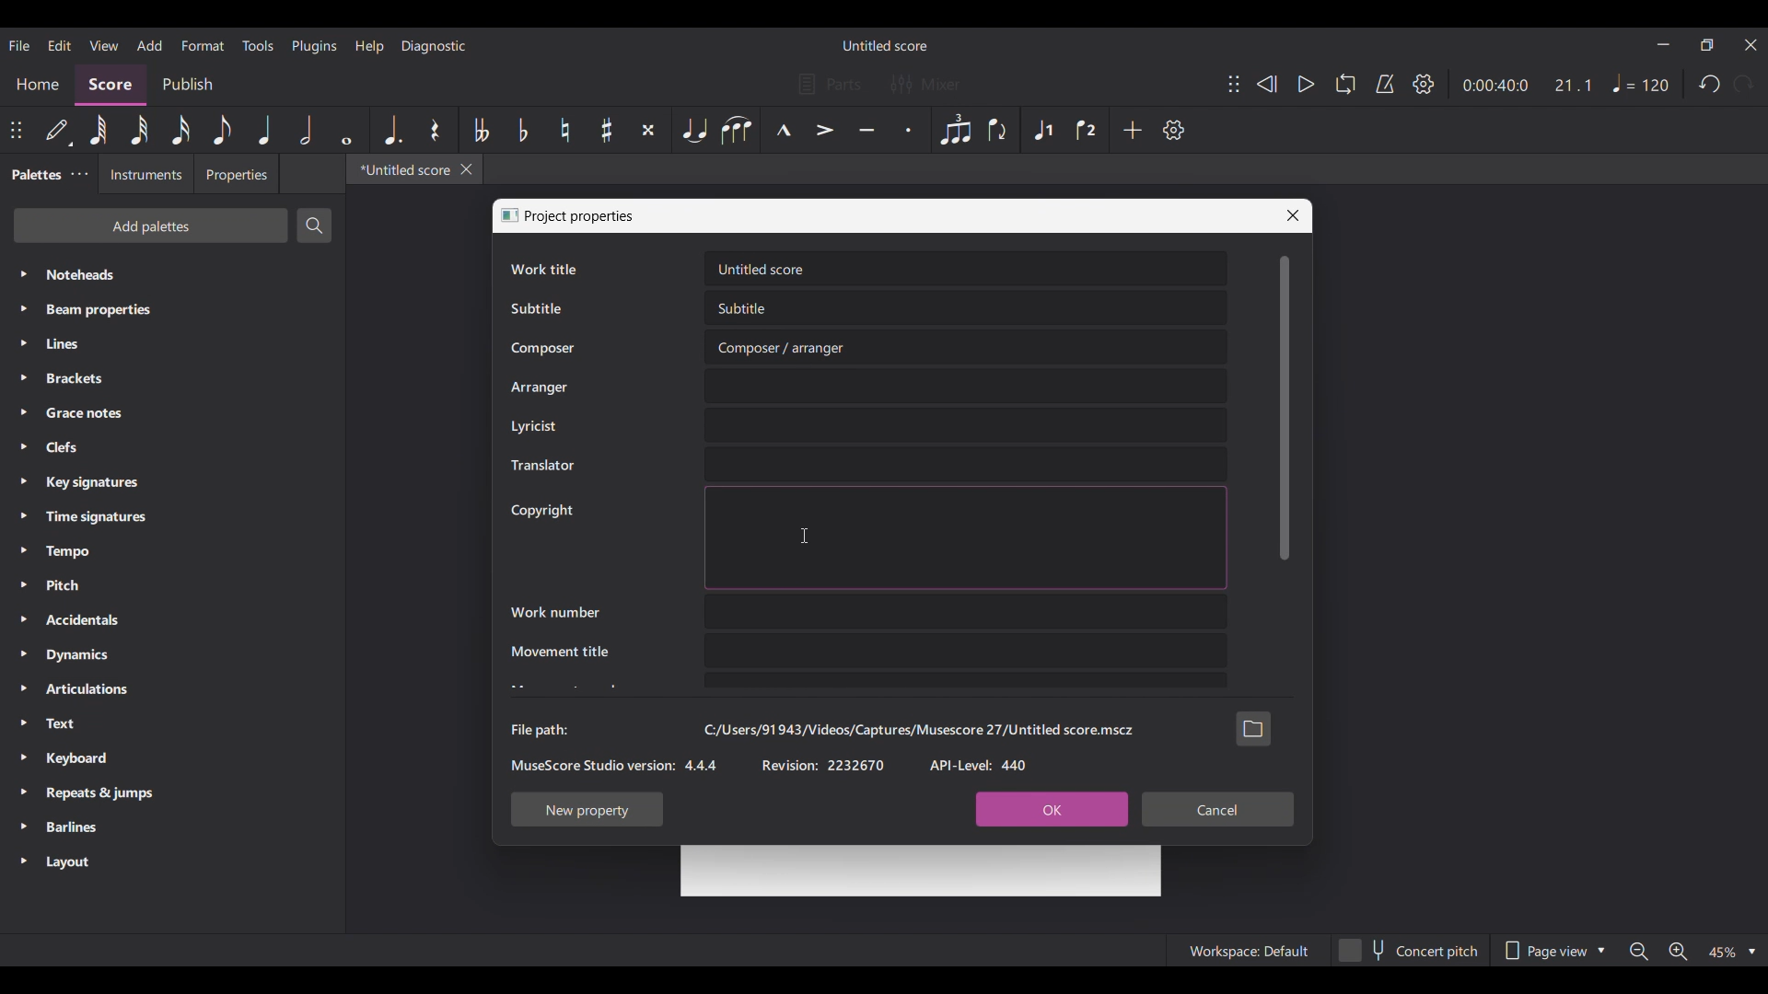 Image resolution: width=1768 pixels, height=994 pixels. Describe the element at coordinates (608, 130) in the screenshot. I see `Toggle sharp` at that location.